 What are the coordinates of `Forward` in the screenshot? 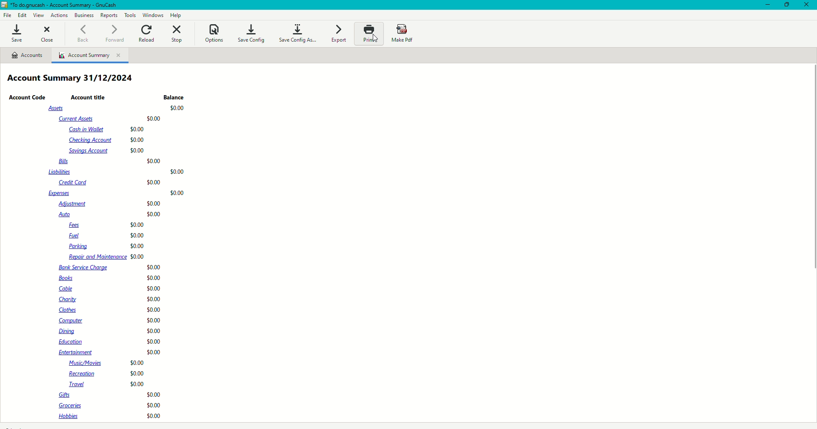 It's located at (112, 34).